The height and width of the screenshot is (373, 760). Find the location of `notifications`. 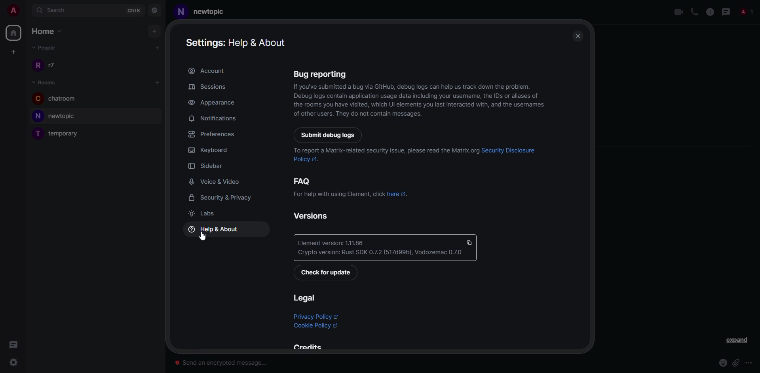

notifications is located at coordinates (215, 118).